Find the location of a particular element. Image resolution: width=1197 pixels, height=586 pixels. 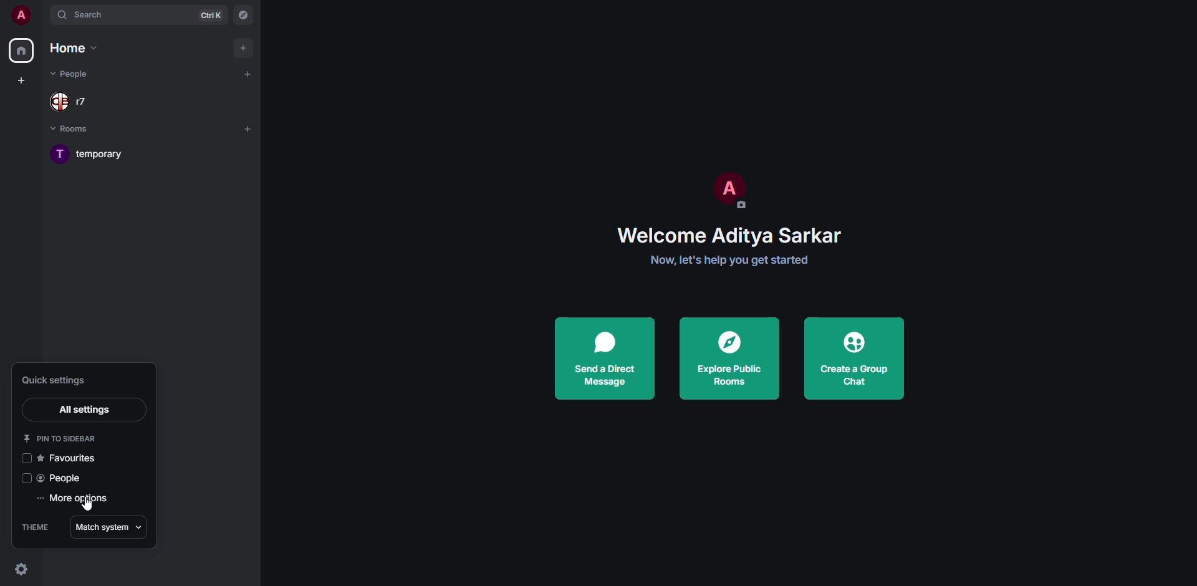

create a group chat is located at coordinates (855, 358).